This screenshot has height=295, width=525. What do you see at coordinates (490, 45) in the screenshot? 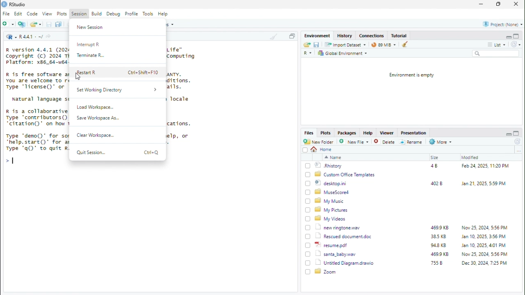
I see `more` at bounding box center [490, 45].